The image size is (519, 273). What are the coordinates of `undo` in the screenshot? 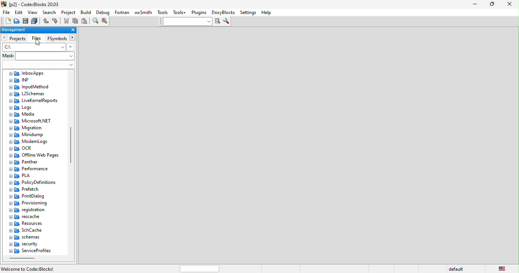 It's located at (46, 21).